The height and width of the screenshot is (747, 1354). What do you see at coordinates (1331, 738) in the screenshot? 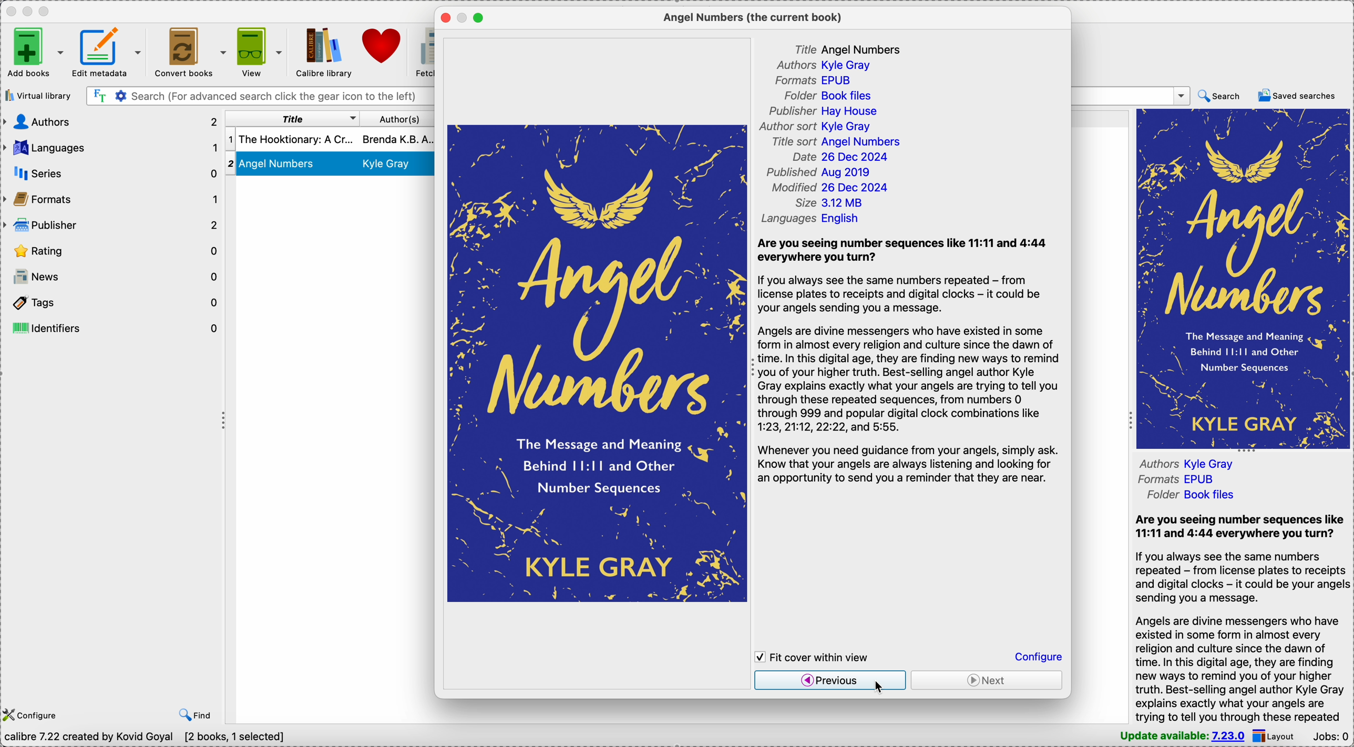
I see `Jobs: 0` at bounding box center [1331, 738].